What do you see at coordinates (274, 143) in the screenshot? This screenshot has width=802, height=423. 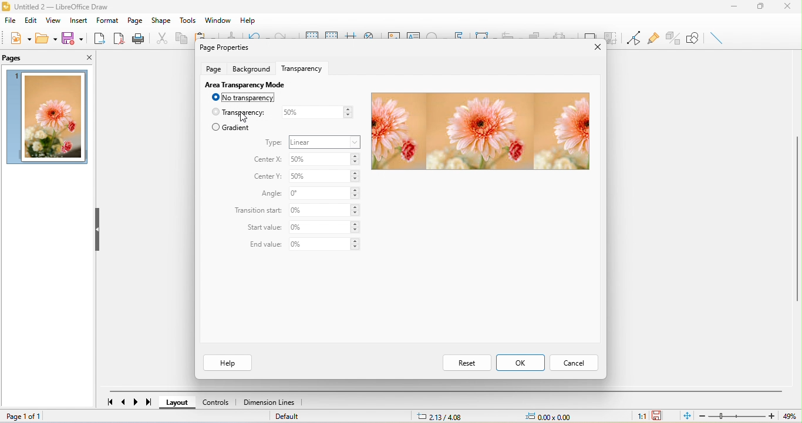 I see `type` at bounding box center [274, 143].